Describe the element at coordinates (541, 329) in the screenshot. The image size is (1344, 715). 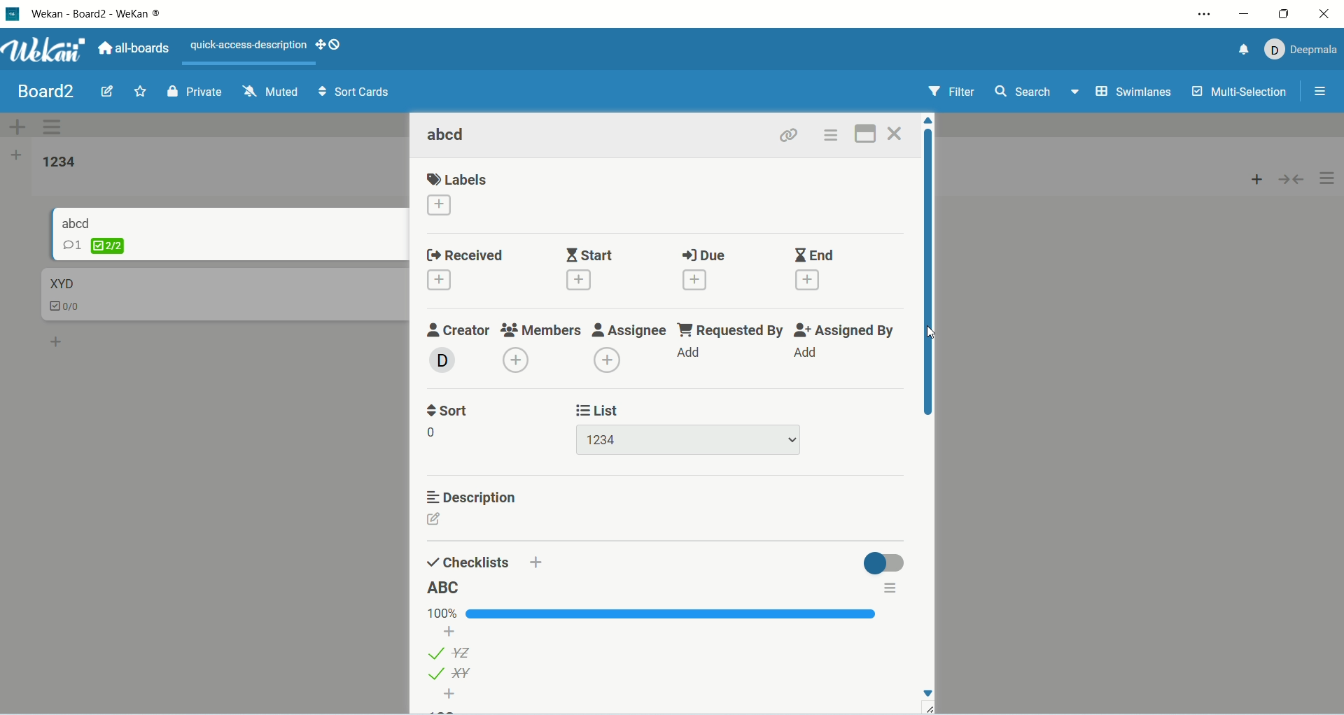
I see `members` at that location.